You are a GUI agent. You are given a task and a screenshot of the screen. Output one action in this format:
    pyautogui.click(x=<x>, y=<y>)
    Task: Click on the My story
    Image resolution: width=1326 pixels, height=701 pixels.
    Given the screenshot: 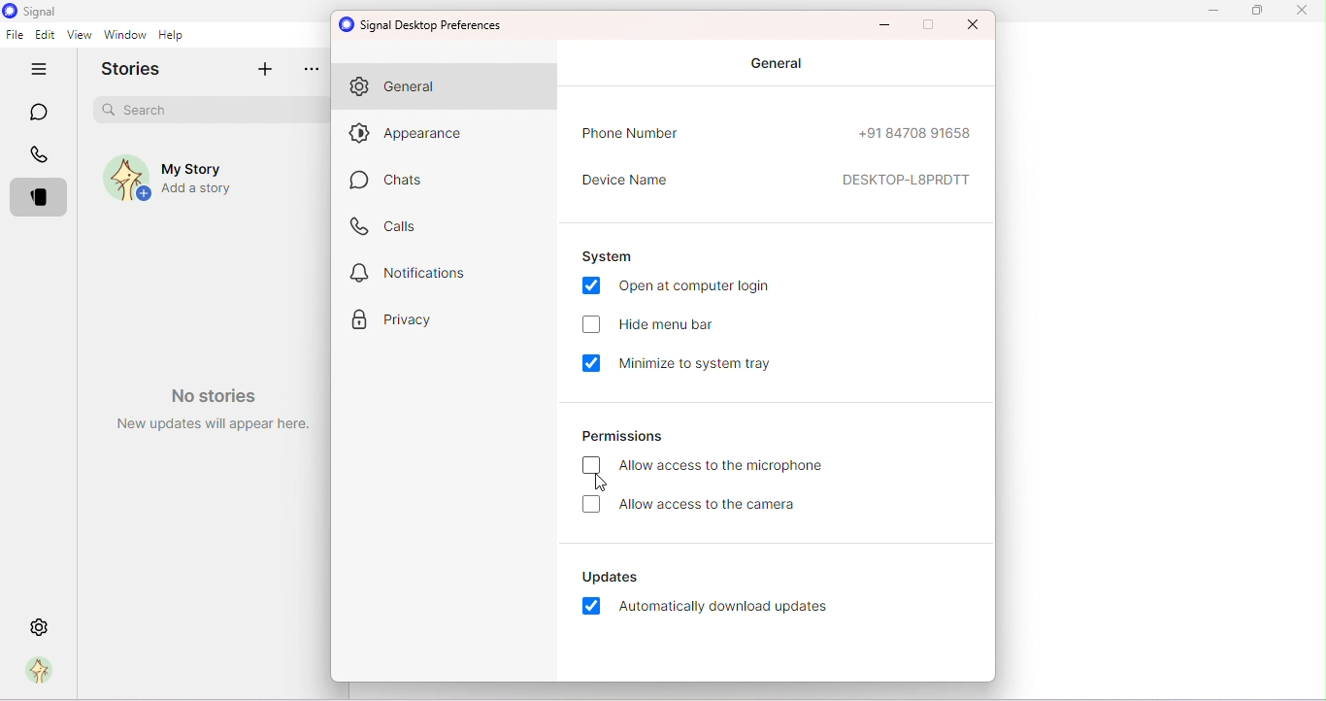 What is the action you would take?
    pyautogui.click(x=177, y=181)
    